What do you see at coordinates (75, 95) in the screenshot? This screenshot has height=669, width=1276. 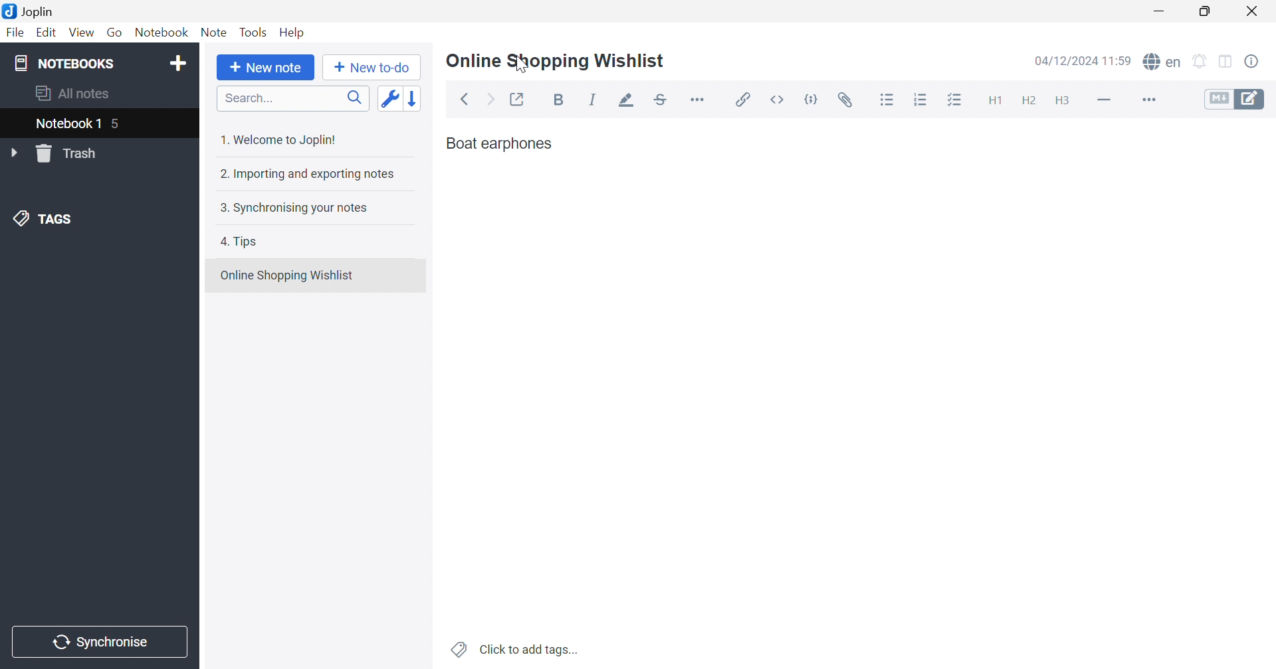 I see `All notes` at bounding box center [75, 95].